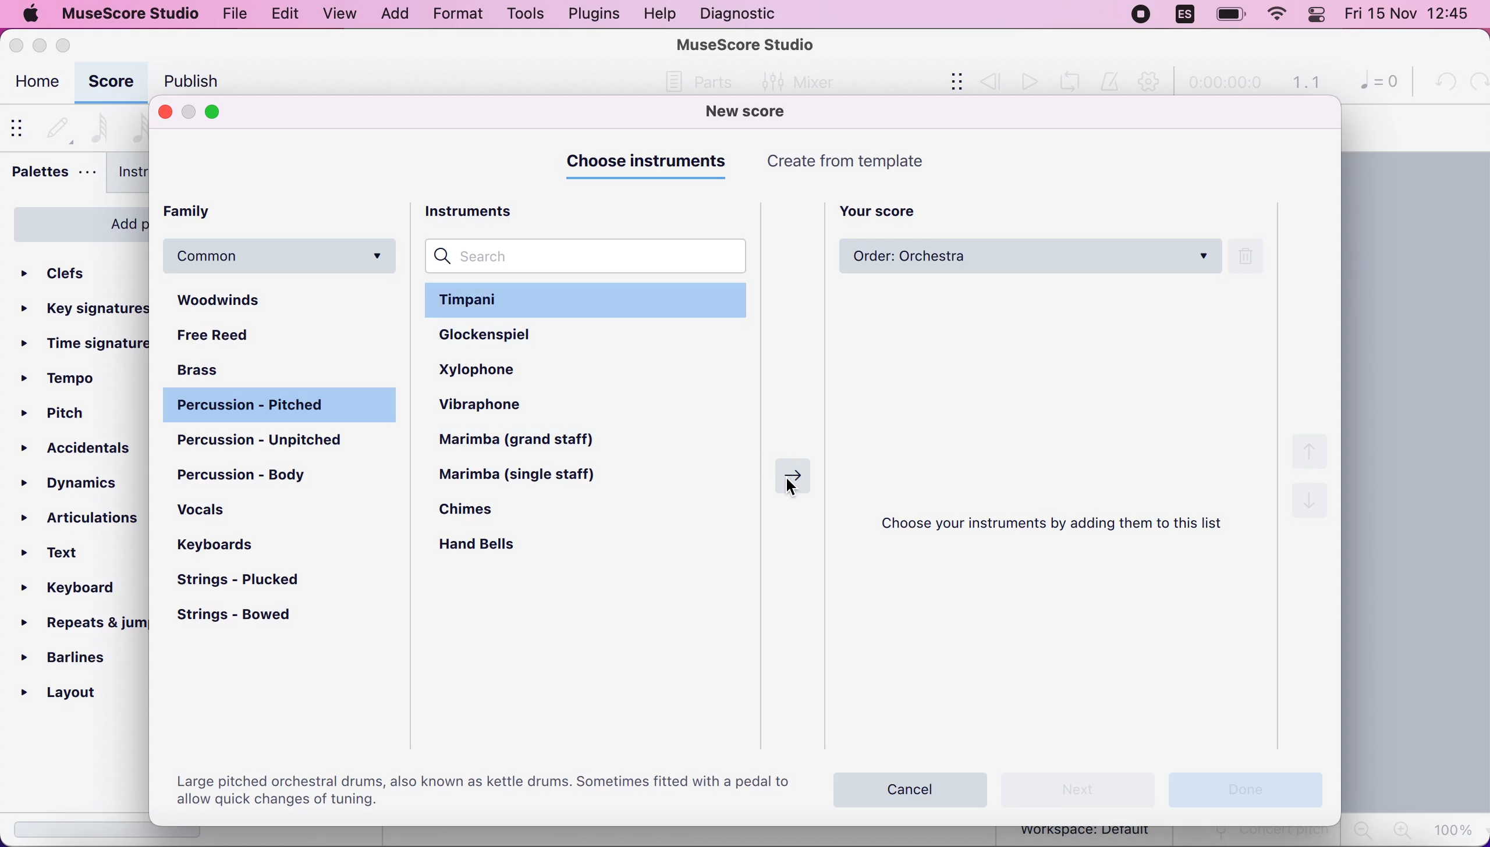 The image size is (1490, 847). Describe the element at coordinates (1411, 16) in the screenshot. I see `Fri 15 Nov 12:44` at that location.